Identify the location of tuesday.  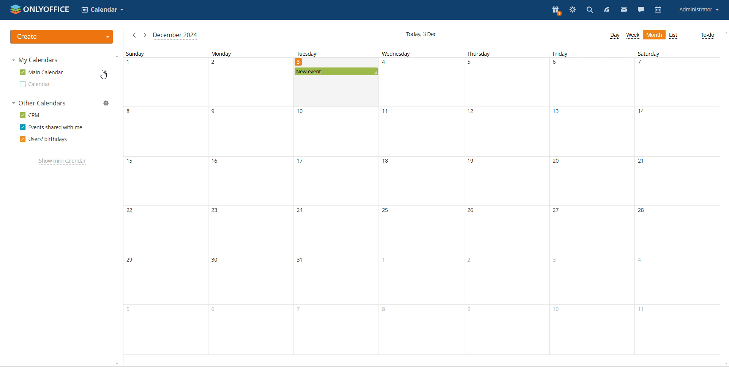
(325, 53).